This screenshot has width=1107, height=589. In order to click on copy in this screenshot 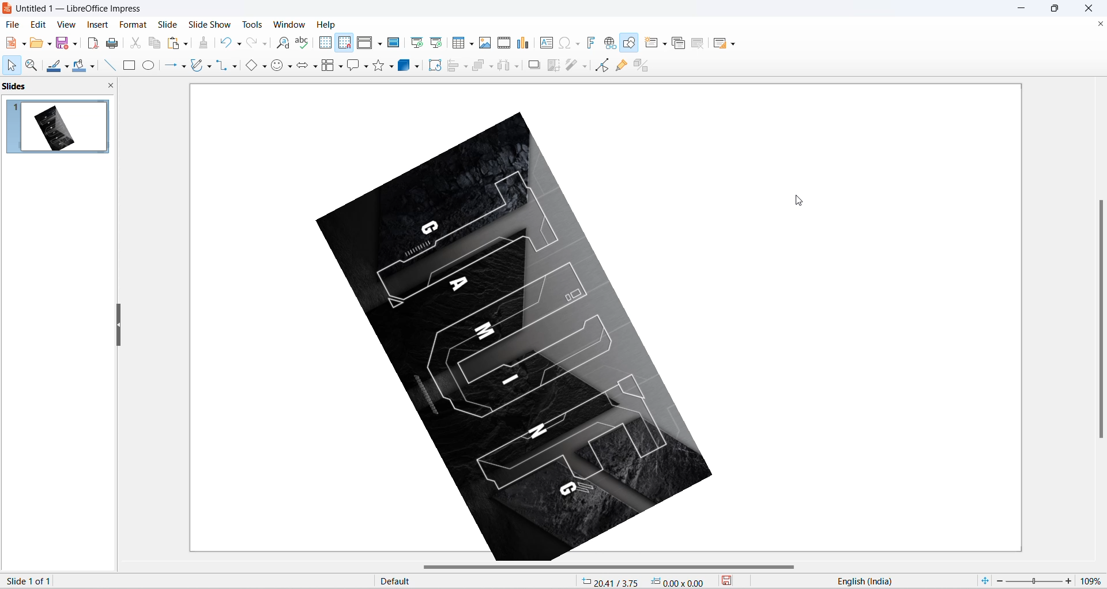, I will do `click(155, 43)`.